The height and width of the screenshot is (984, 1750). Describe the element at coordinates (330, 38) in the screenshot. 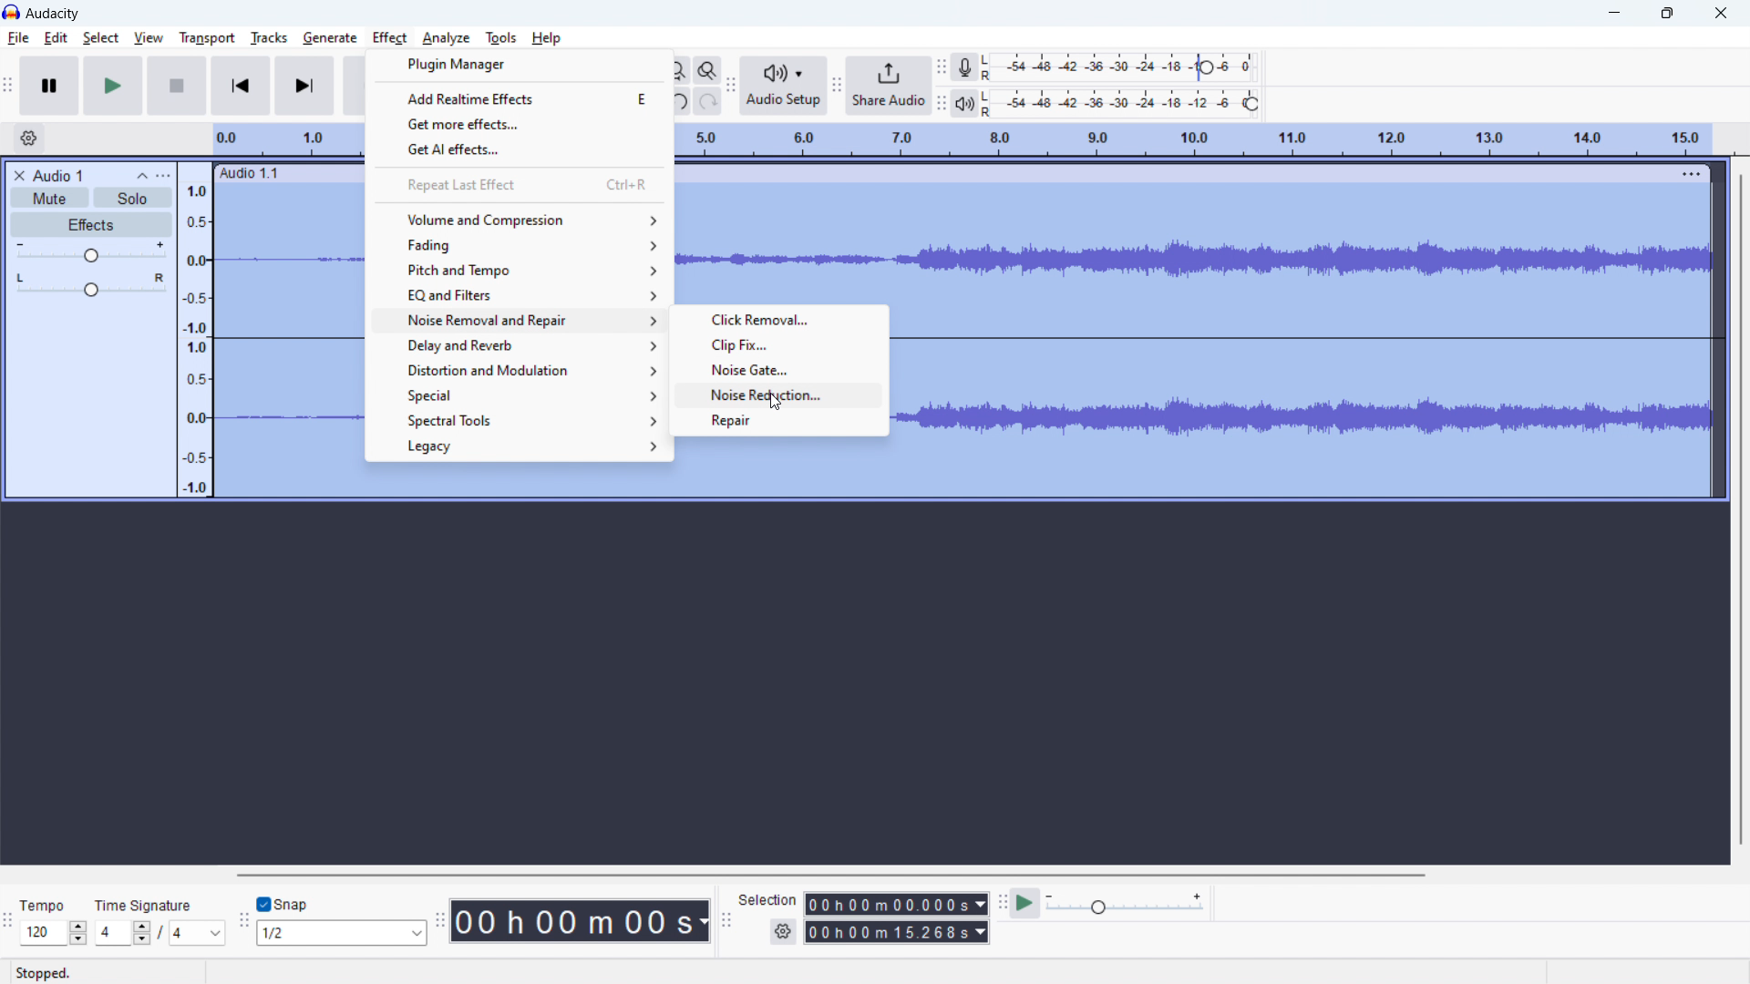

I see `generate` at that location.